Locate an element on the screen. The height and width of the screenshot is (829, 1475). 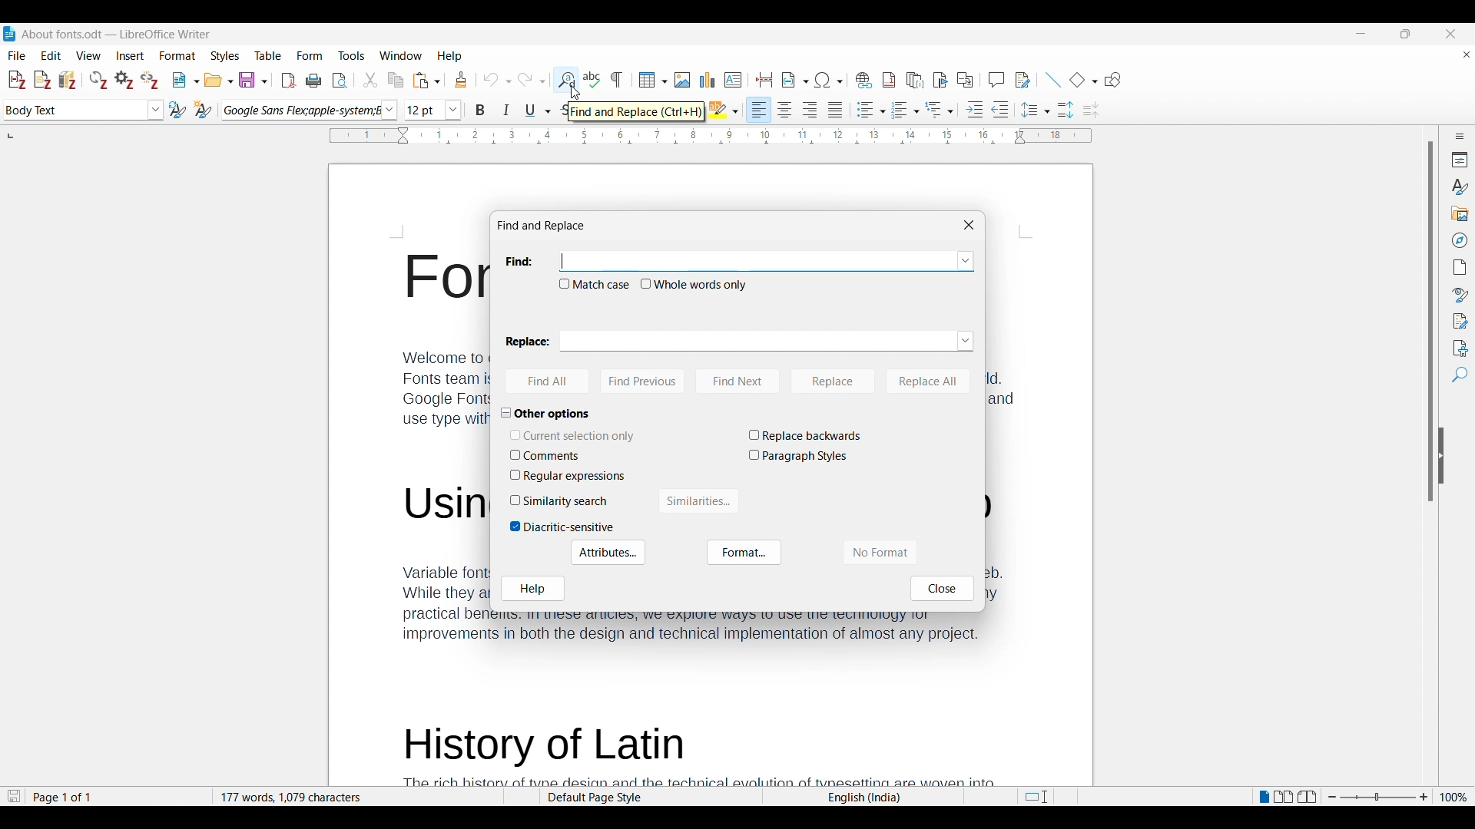
Add/Edit note is located at coordinates (43, 80).